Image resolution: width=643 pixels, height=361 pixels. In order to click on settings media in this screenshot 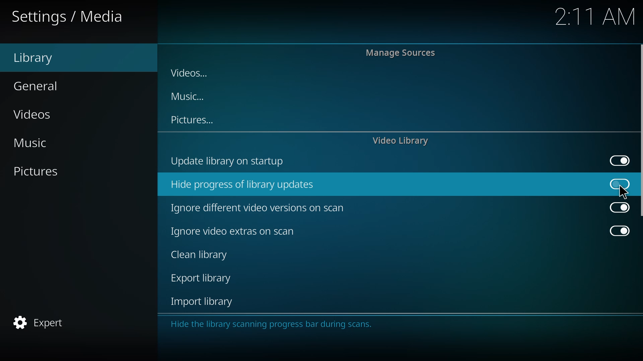, I will do `click(68, 17)`.